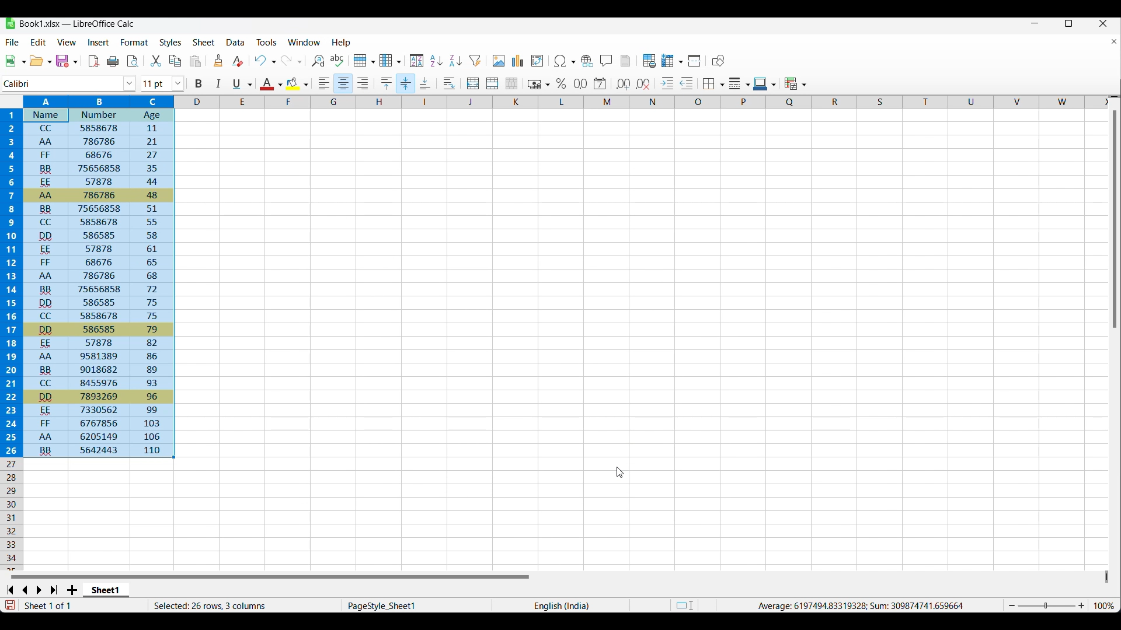 The height and width of the screenshot is (630, 1121). Describe the element at coordinates (62, 84) in the screenshot. I see `Input font` at that location.